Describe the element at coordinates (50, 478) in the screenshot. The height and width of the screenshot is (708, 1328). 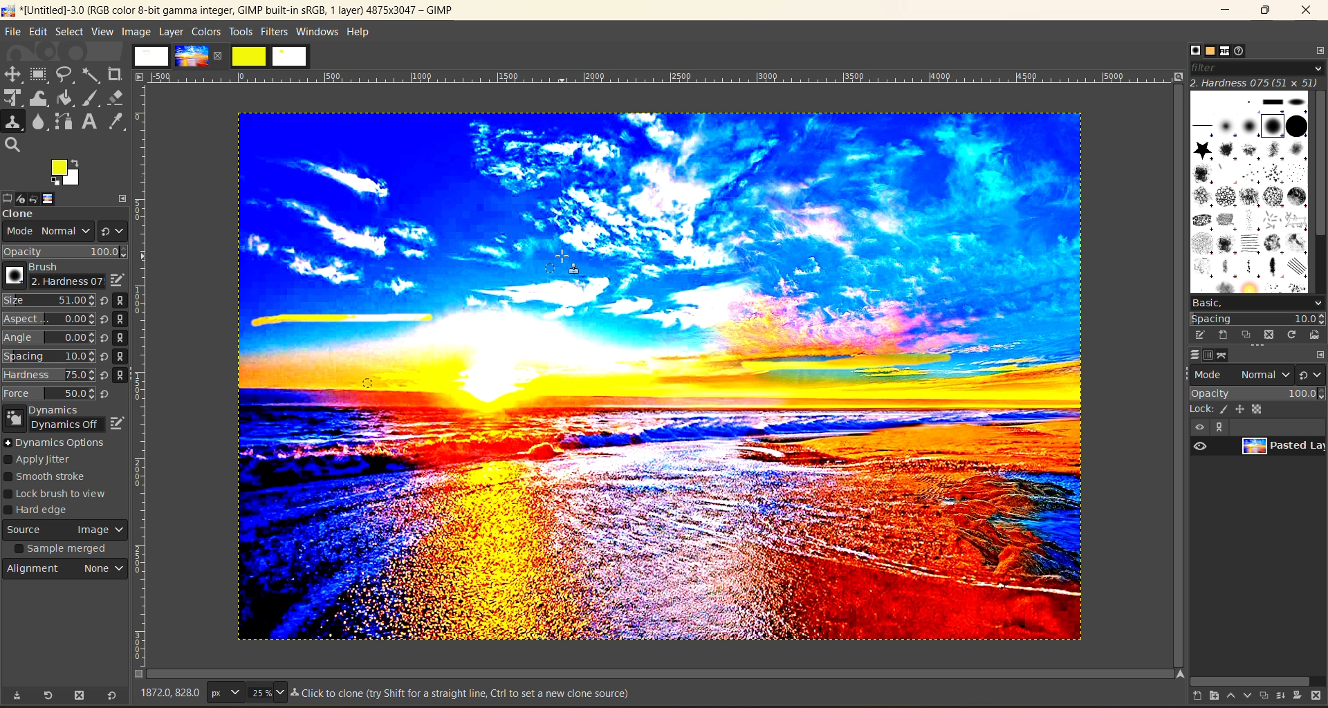
I see `smooth stroke` at that location.